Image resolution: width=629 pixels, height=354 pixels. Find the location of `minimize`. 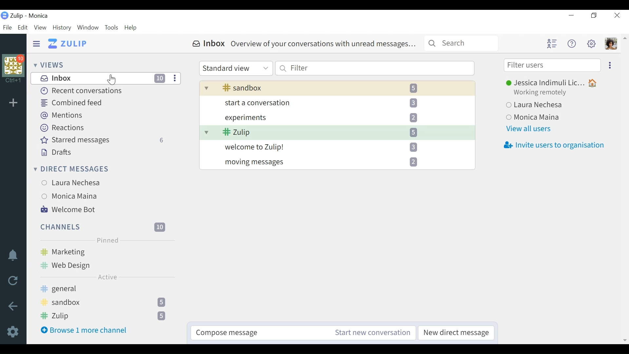

minimize is located at coordinates (570, 15).